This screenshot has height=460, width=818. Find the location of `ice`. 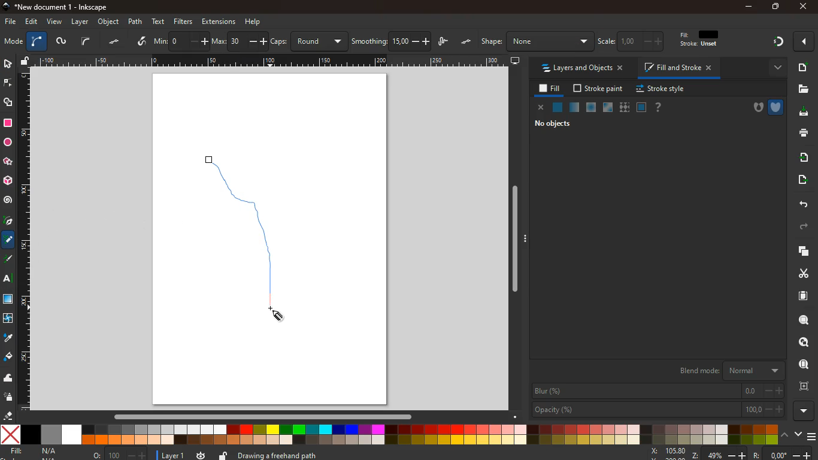

ice is located at coordinates (592, 108).